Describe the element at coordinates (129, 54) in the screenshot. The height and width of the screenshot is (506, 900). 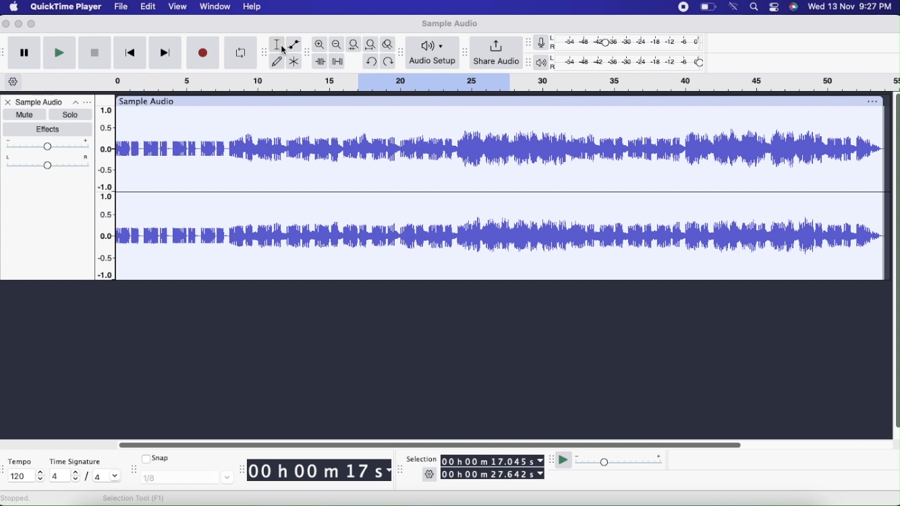
I see `Skip to start` at that location.